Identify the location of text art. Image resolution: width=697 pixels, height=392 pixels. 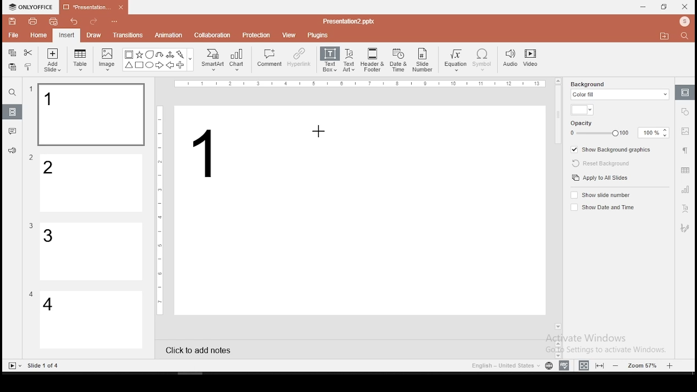
(349, 59).